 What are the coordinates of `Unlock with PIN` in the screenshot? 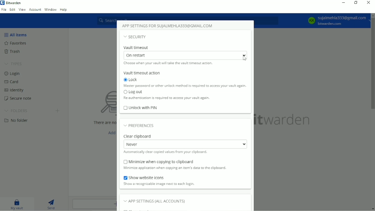 It's located at (140, 108).